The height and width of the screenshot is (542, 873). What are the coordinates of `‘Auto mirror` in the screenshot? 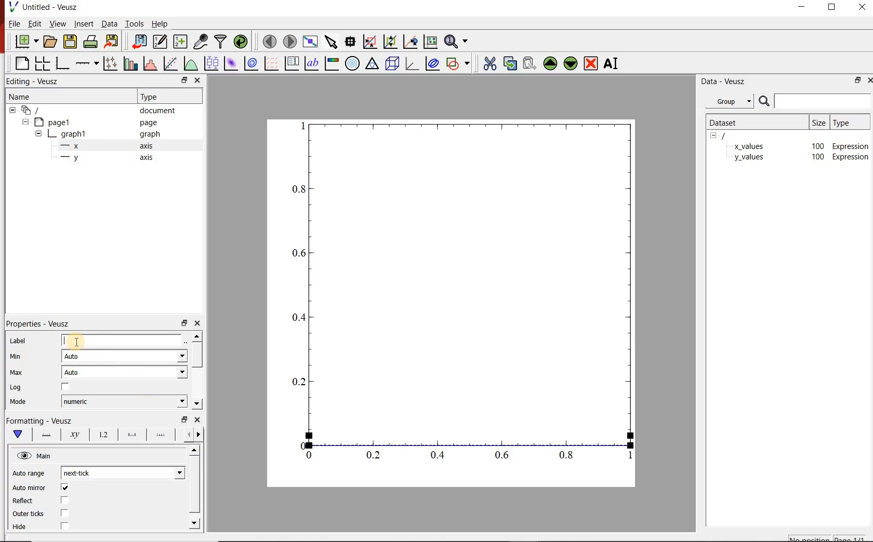 It's located at (30, 487).